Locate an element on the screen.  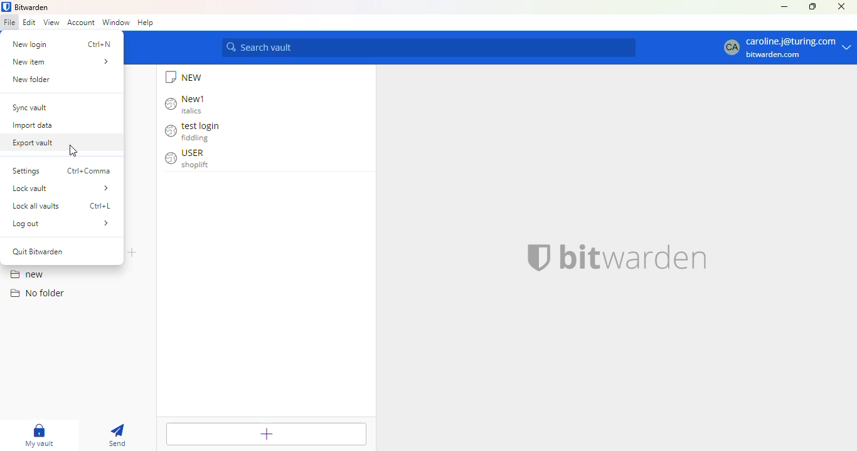
export vault is located at coordinates (63, 141).